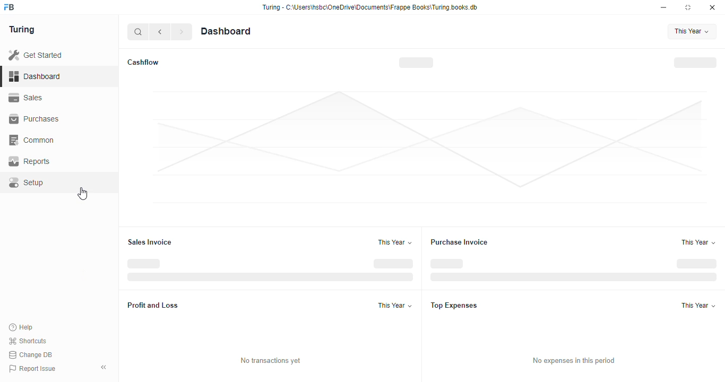 The image size is (725, 382). Describe the element at coordinates (21, 327) in the screenshot. I see `help` at that location.